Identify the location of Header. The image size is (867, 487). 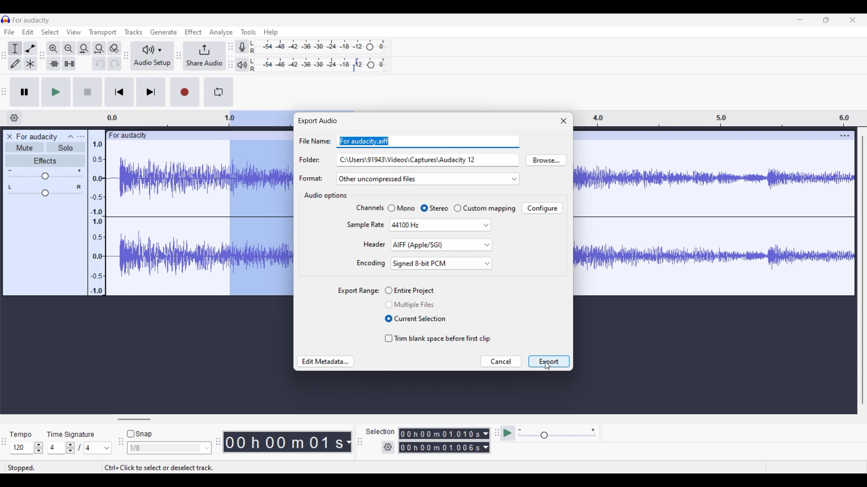
(372, 244).